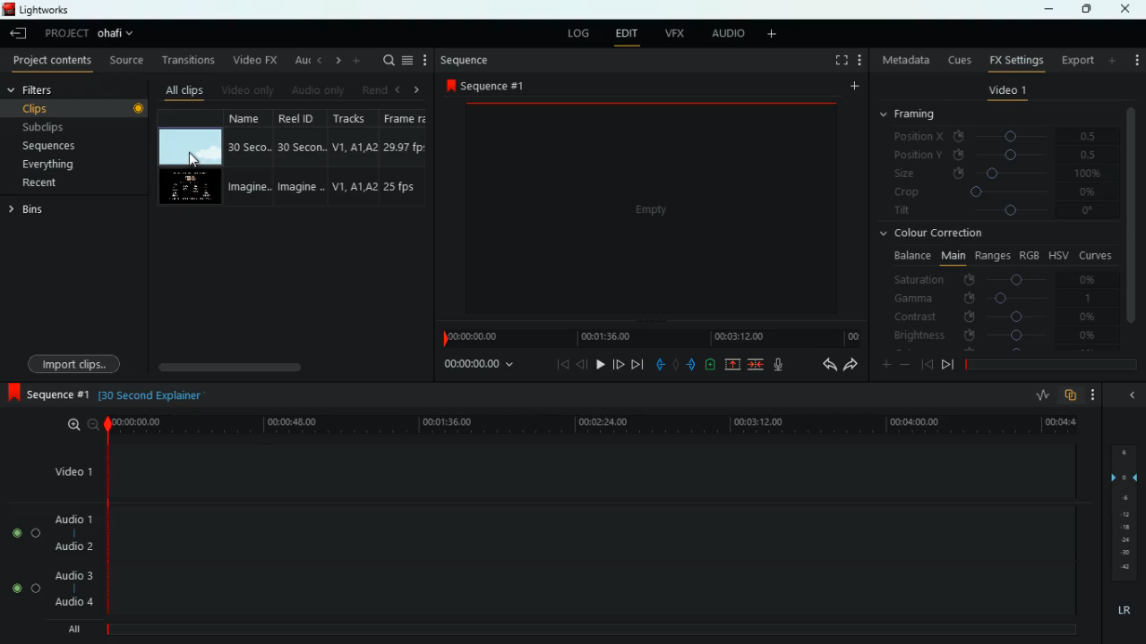 Image resolution: width=1146 pixels, height=644 pixels. I want to click on bins, so click(35, 210).